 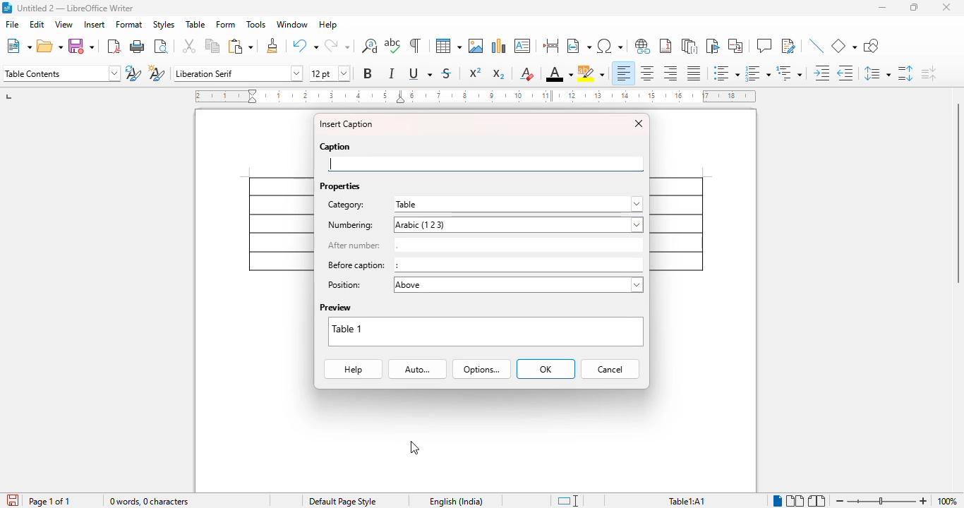 I want to click on insert special characters, so click(x=610, y=46).